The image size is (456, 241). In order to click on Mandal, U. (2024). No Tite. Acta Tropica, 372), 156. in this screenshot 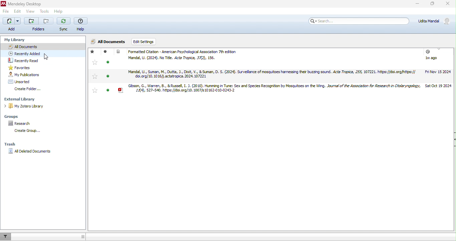, I will do `click(173, 58)`.